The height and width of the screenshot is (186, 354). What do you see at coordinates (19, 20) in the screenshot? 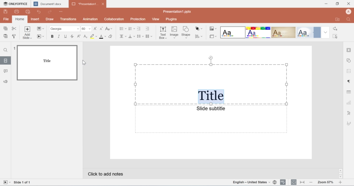
I see `home` at bounding box center [19, 20].